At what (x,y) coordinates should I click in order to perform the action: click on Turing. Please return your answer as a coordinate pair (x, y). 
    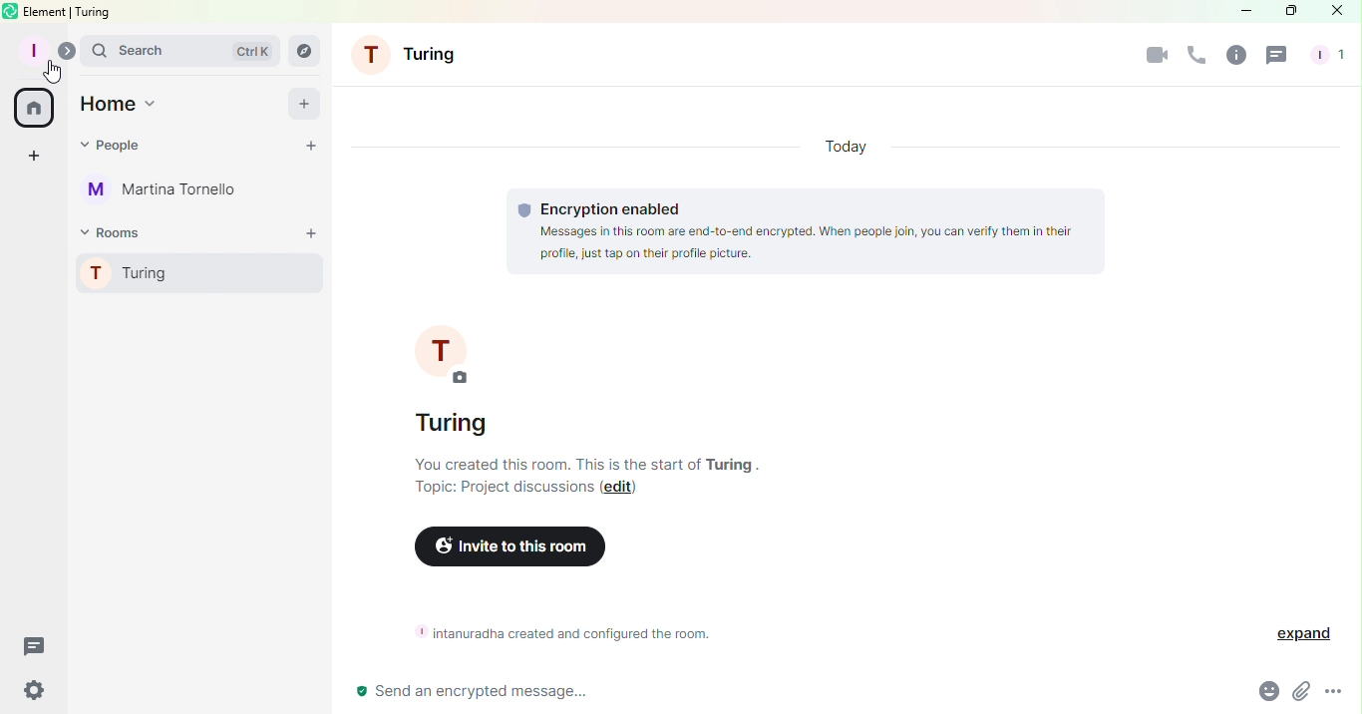
    Looking at the image, I should click on (191, 270).